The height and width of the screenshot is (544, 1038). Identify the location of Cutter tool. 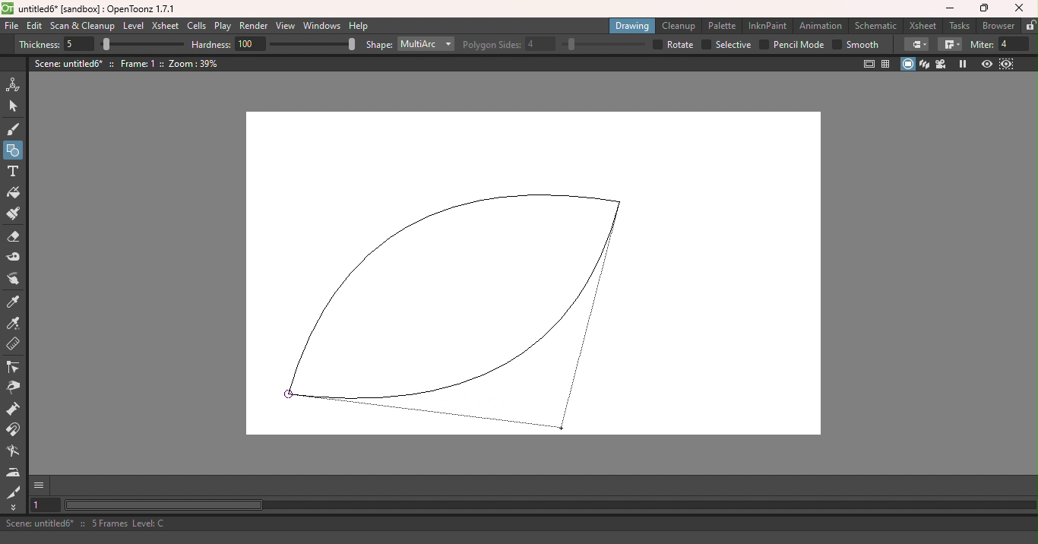
(11, 491).